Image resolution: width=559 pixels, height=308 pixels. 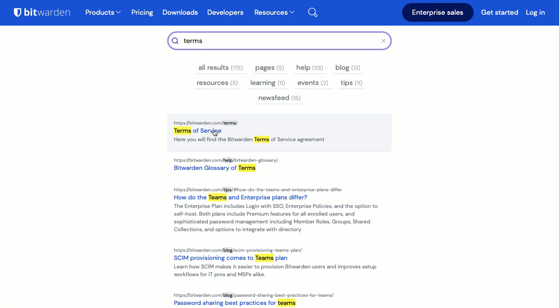 What do you see at coordinates (143, 13) in the screenshot?
I see `Pricing` at bounding box center [143, 13].